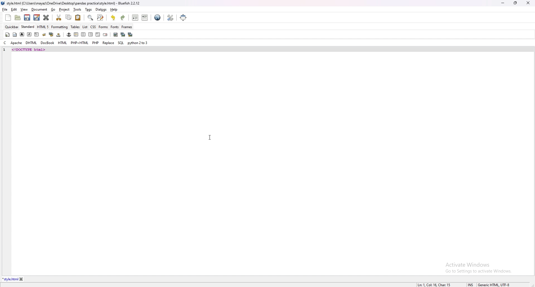 The image size is (535, 287). What do you see at coordinates (76, 34) in the screenshot?
I see `left indent` at bounding box center [76, 34].